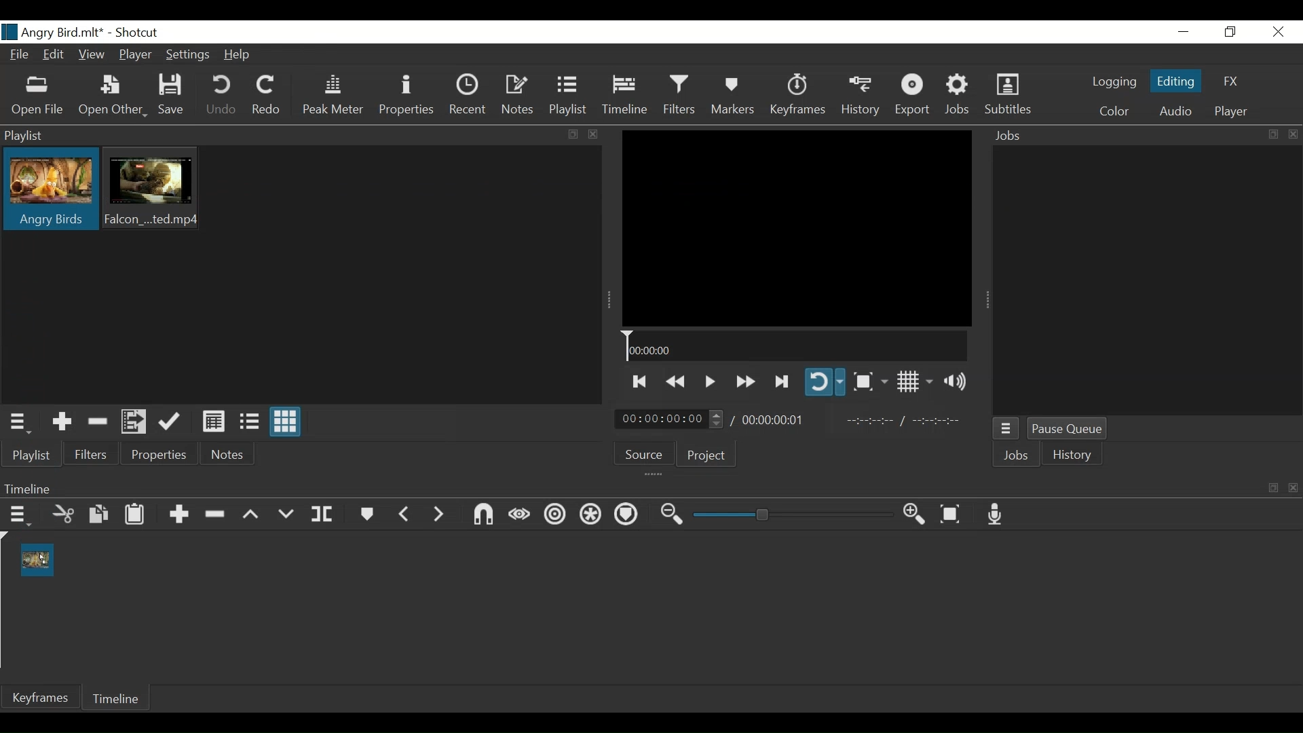 The width and height of the screenshot is (1303, 733). Describe the element at coordinates (50, 191) in the screenshot. I see `Clip` at that location.